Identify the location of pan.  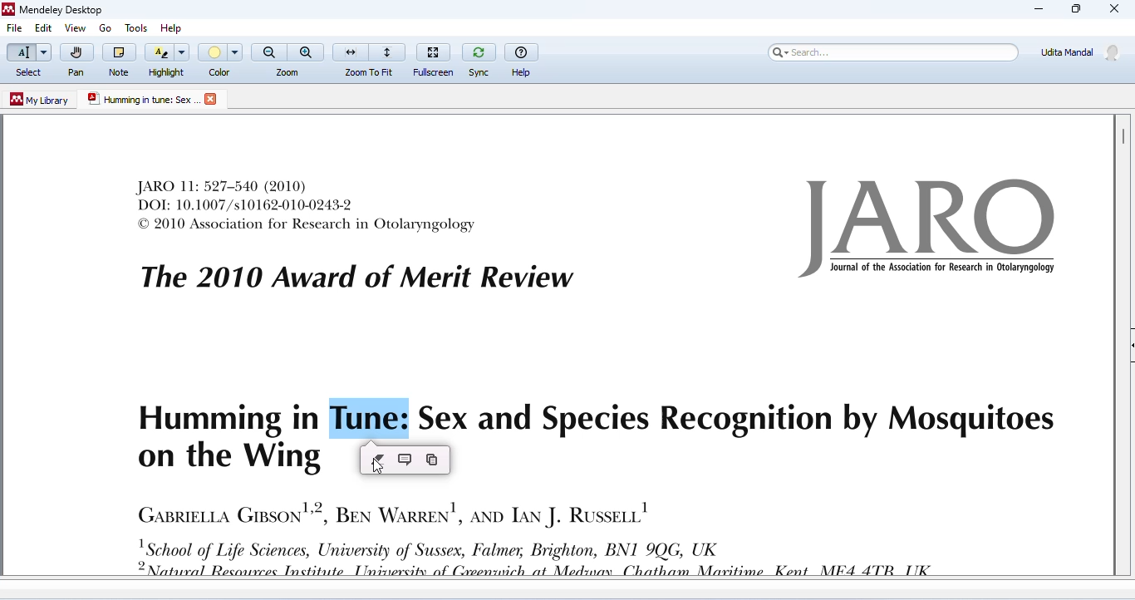
(76, 61).